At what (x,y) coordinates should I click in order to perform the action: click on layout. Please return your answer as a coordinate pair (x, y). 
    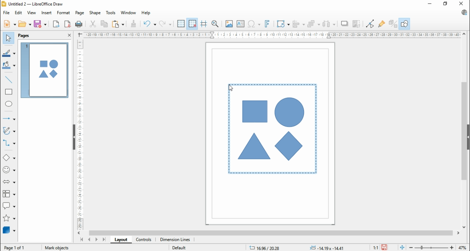
    Looking at the image, I should click on (119, 240).